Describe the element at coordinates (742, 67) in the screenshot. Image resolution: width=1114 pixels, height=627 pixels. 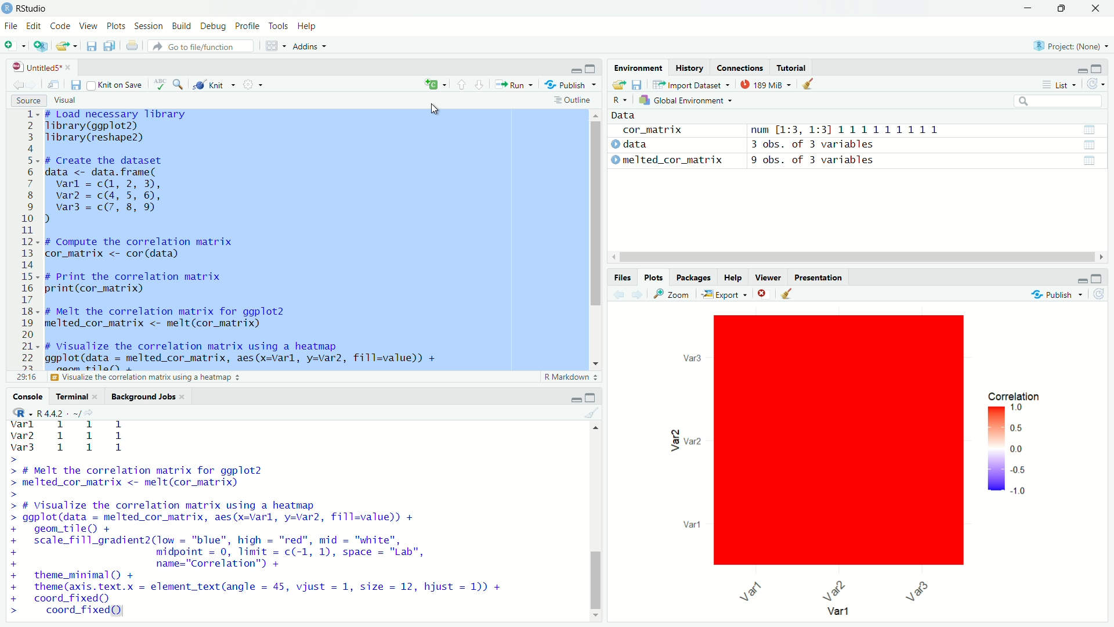
I see `connections` at that location.